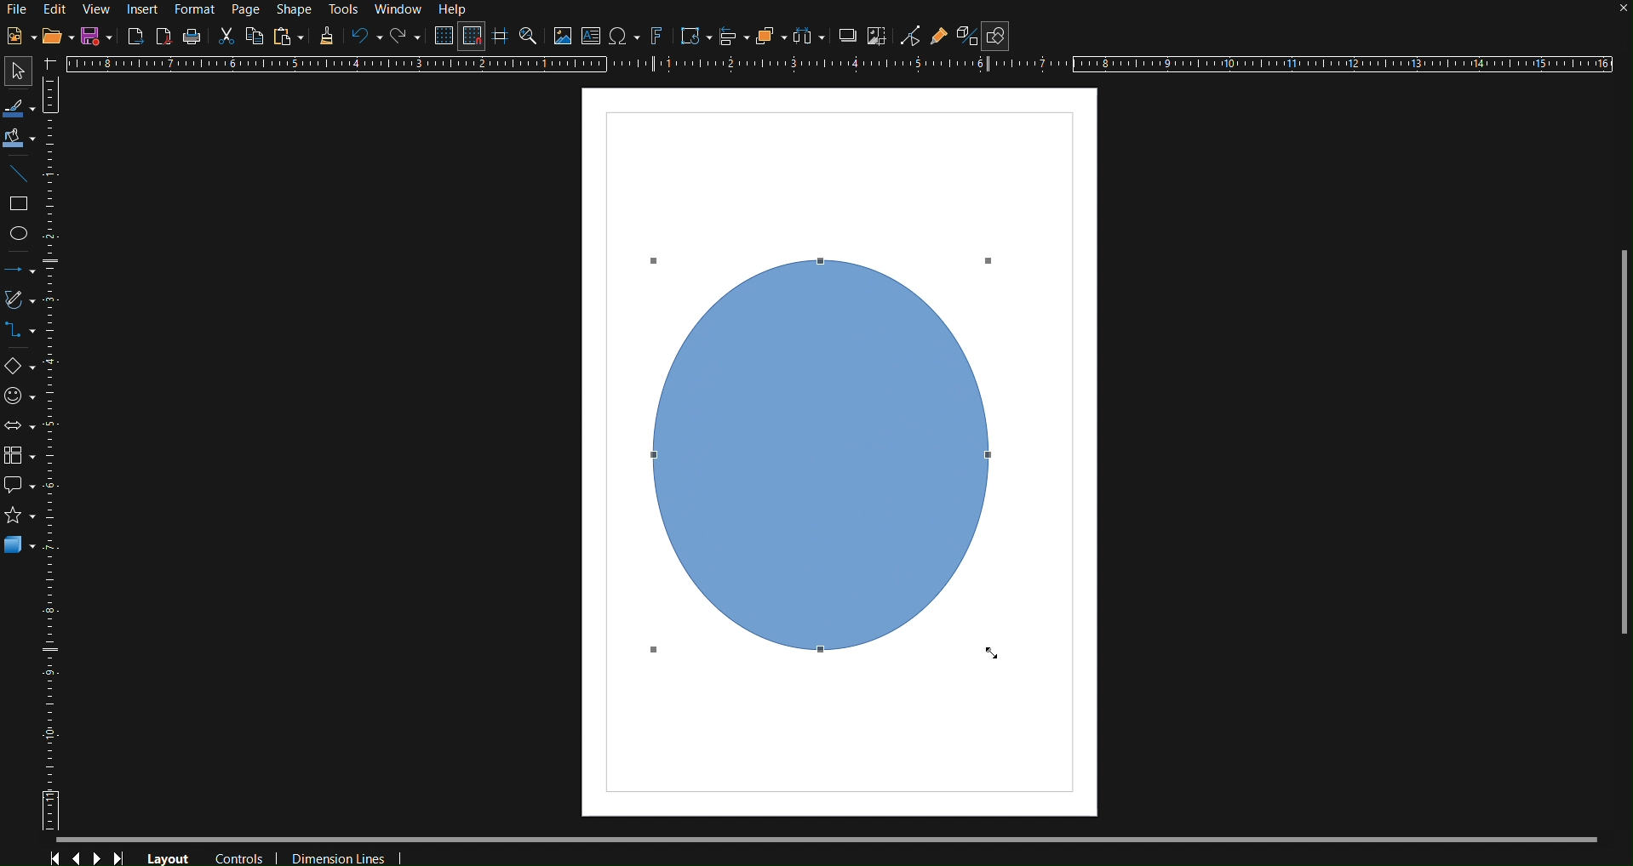  Describe the element at coordinates (58, 38) in the screenshot. I see `Open` at that location.